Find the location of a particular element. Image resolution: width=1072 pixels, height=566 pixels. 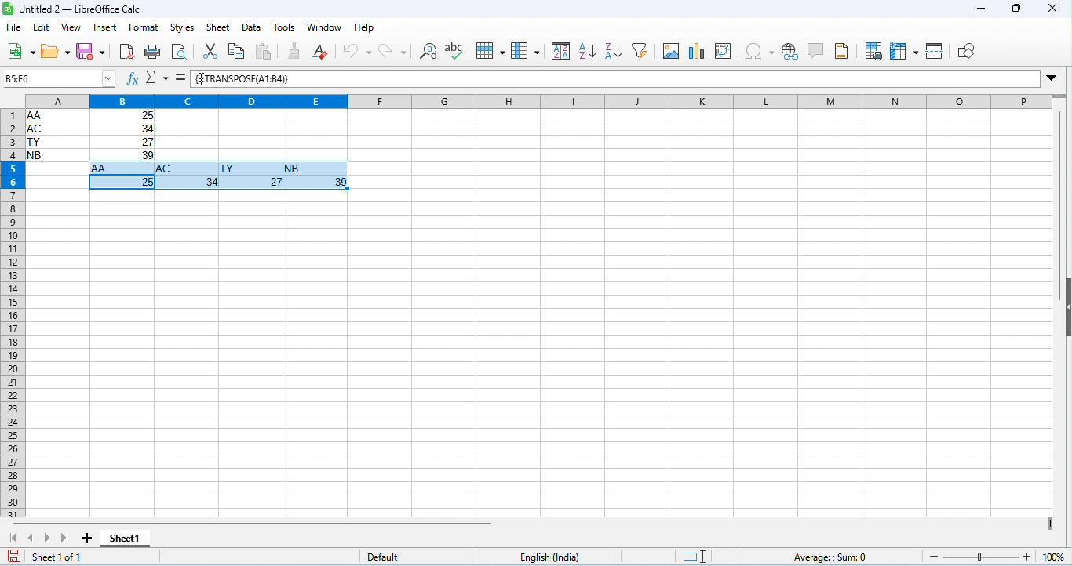

insert / add pivot table is located at coordinates (726, 52).